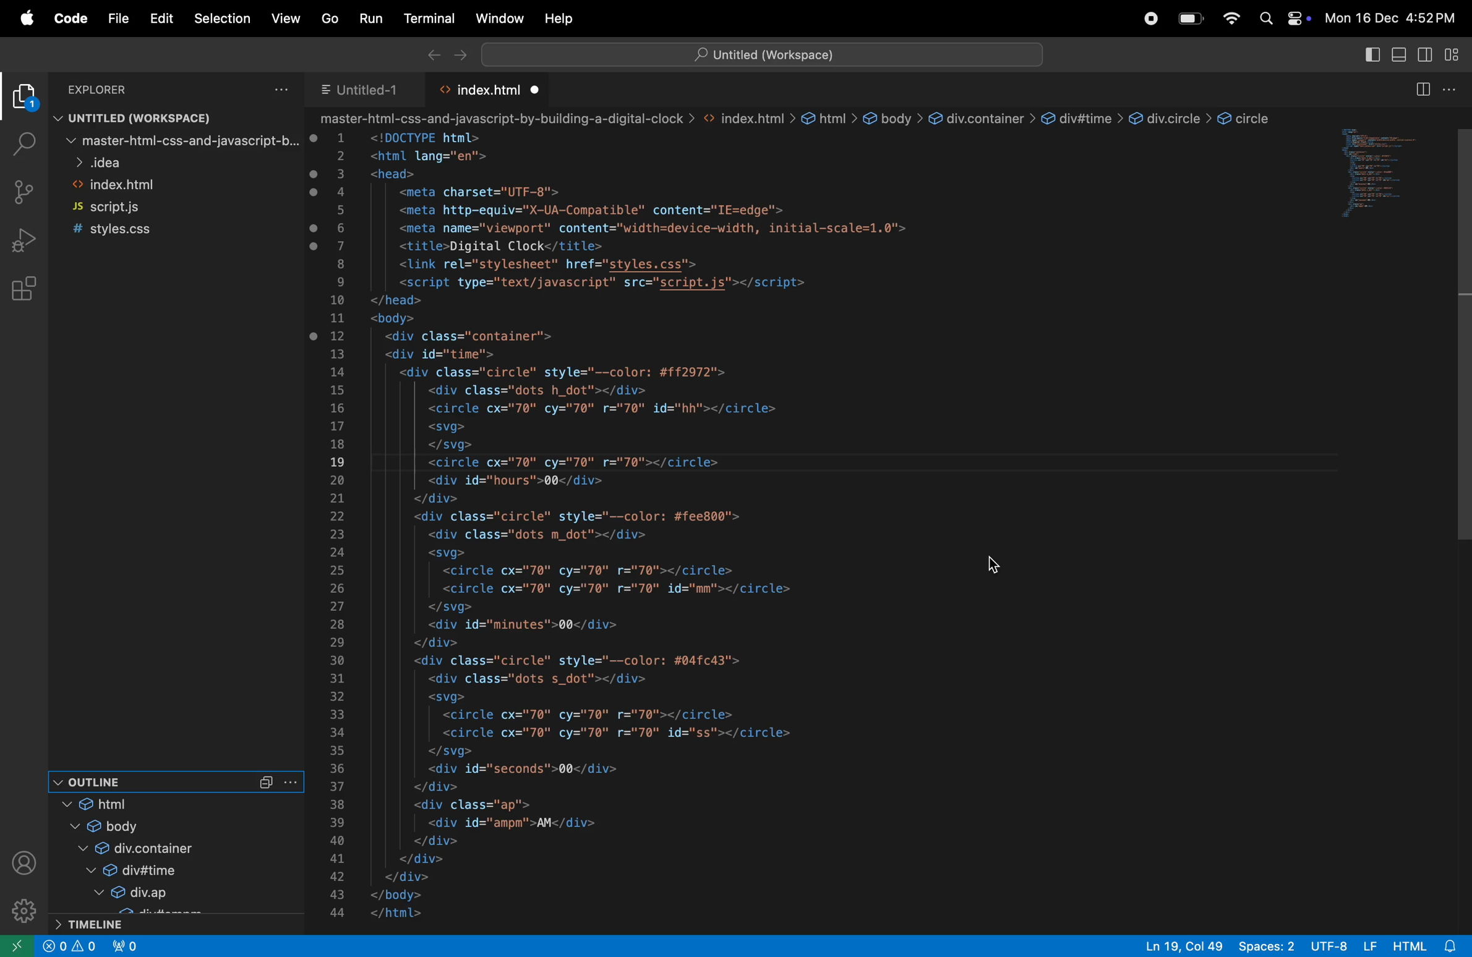 The width and height of the screenshot is (1472, 957). Describe the element at coordinates (271, 90) in the screenshot. I see `options` at that location.